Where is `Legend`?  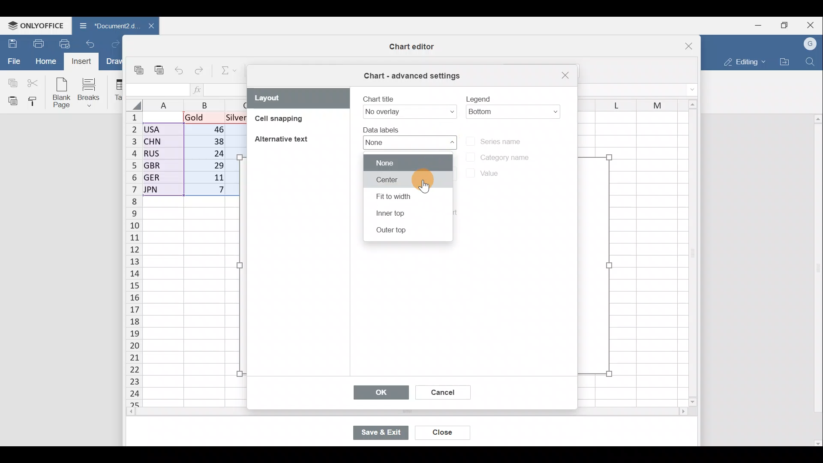 Legend is located at coordinates (514, 103).